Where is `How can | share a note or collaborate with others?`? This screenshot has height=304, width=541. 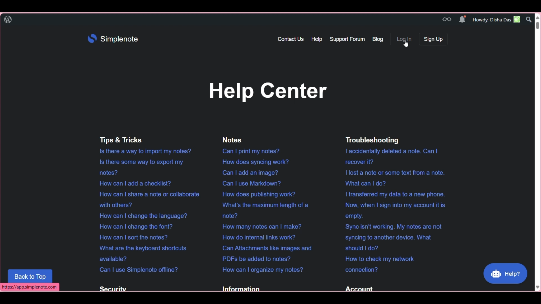 How can | share a note or collaborate with others? is located at coordinates (147, 200).